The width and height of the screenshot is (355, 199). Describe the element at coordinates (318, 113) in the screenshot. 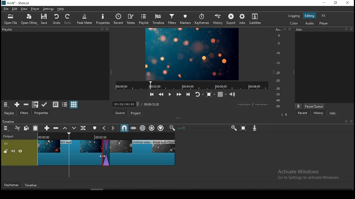

I see `history` at that location.